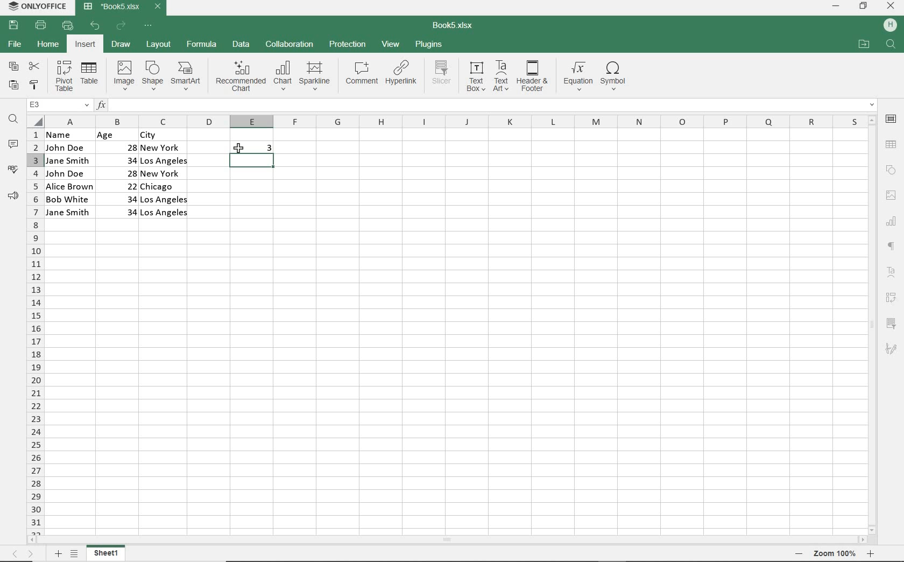 The height and width of the screenshot is (562, 904). Describe the element at coordinates (893, 119) in the screenshot. I see `CELL SETTINGS` at that location.